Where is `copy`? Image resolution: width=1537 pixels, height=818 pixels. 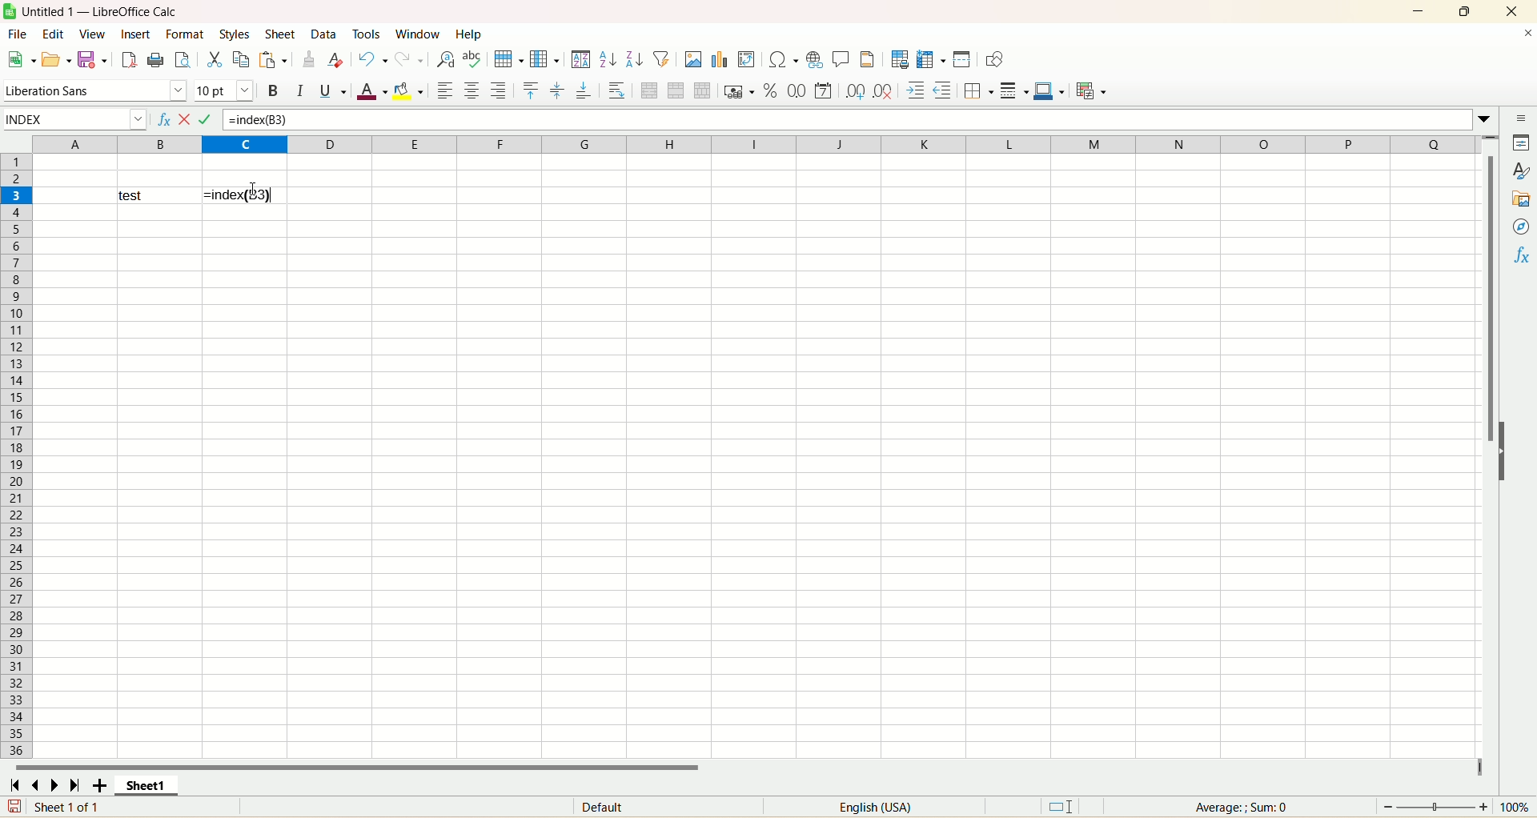
copy is located at coordinates (242, 59).